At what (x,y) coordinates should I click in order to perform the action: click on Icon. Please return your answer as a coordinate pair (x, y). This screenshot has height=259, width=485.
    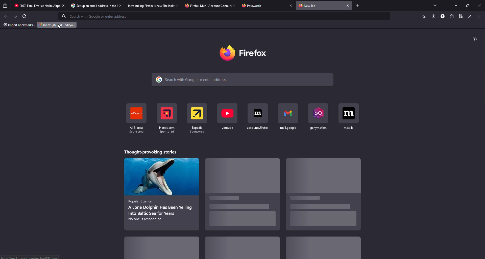
    Looking at the image, I should click on (227, 114).